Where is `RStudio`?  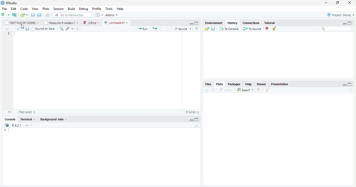 RStudio is located at coordinates (12, 3).